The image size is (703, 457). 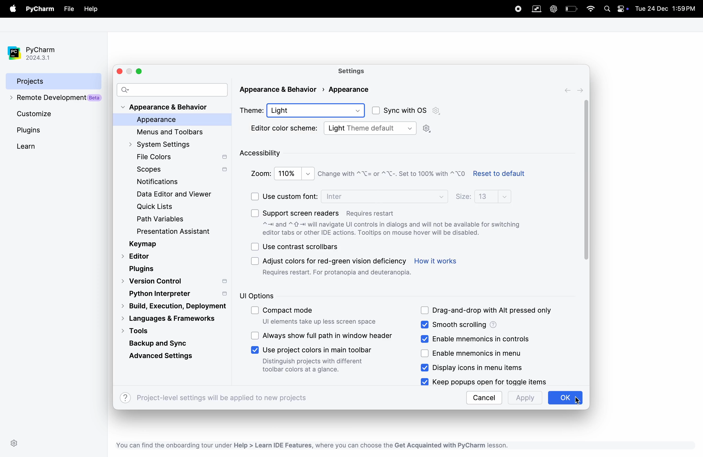 What do you see at coordinates (305, 247) in the screenshot?
I see `use contrast scrollbar` at bounding box center [305, 247].